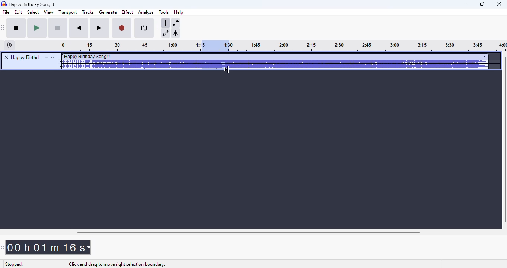 Image resolution: width=507 pixels, height=268 pixels. Describe the element at coordinates (108, 12) in the screenshot. I see `generate` at that location.